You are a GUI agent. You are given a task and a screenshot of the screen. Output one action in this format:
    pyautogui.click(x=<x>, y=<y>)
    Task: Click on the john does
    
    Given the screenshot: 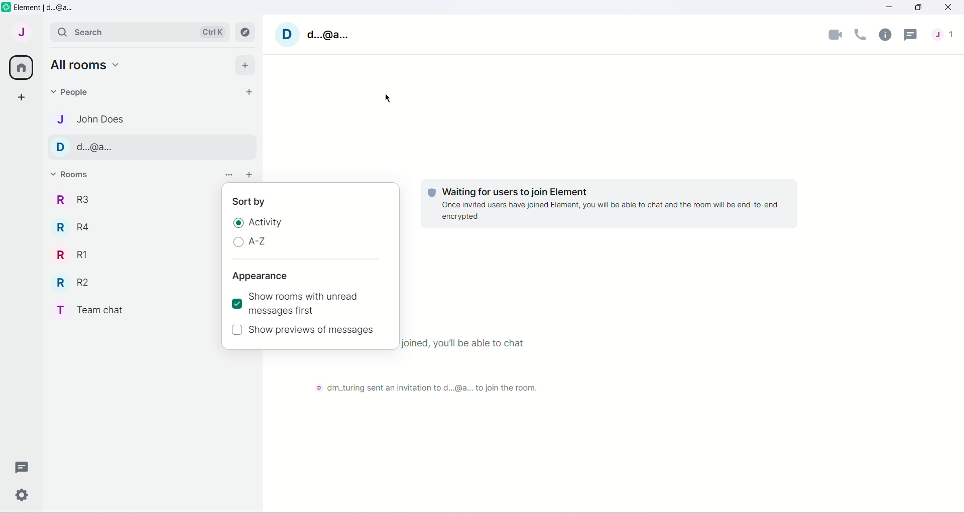 What is the action you would take?
    pyautogui.click(x=98, y=120)
    